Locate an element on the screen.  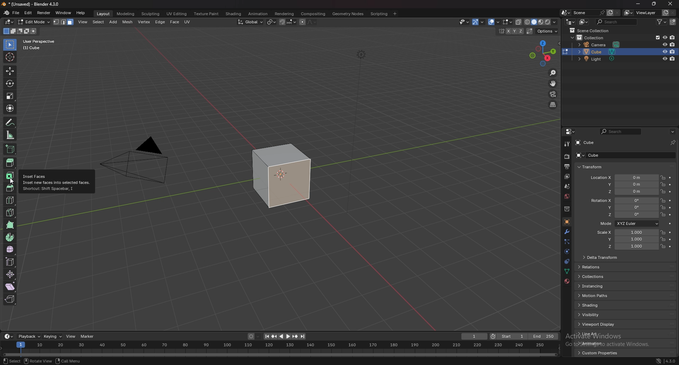
scene is located at coordinates (588, 13).